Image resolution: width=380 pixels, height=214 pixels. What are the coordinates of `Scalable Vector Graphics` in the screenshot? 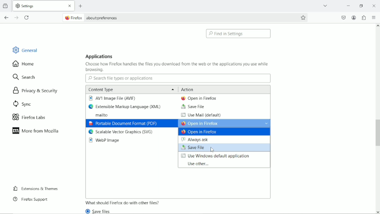 It's located at (121, 132).